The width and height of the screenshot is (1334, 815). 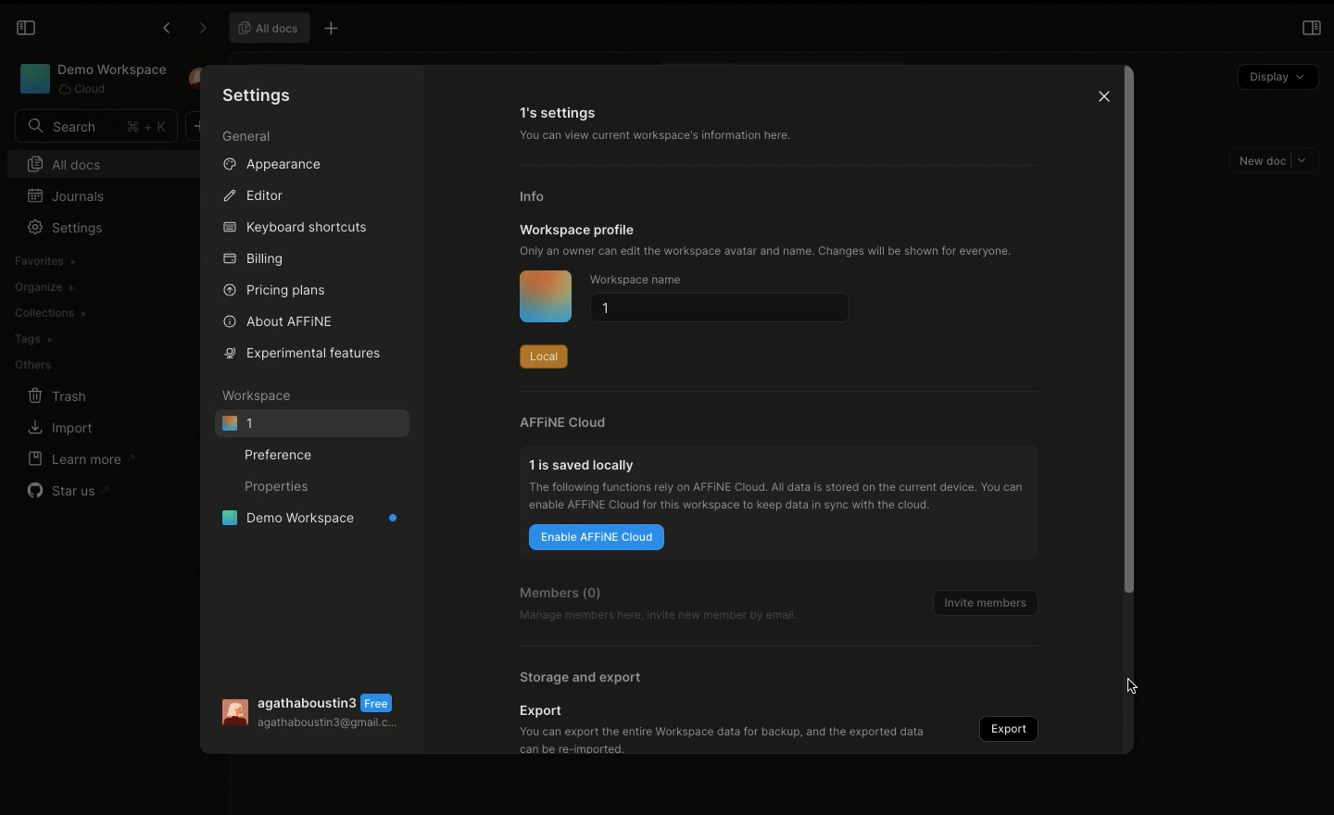 I want to click on Workspace, so click(x=260, y=395).